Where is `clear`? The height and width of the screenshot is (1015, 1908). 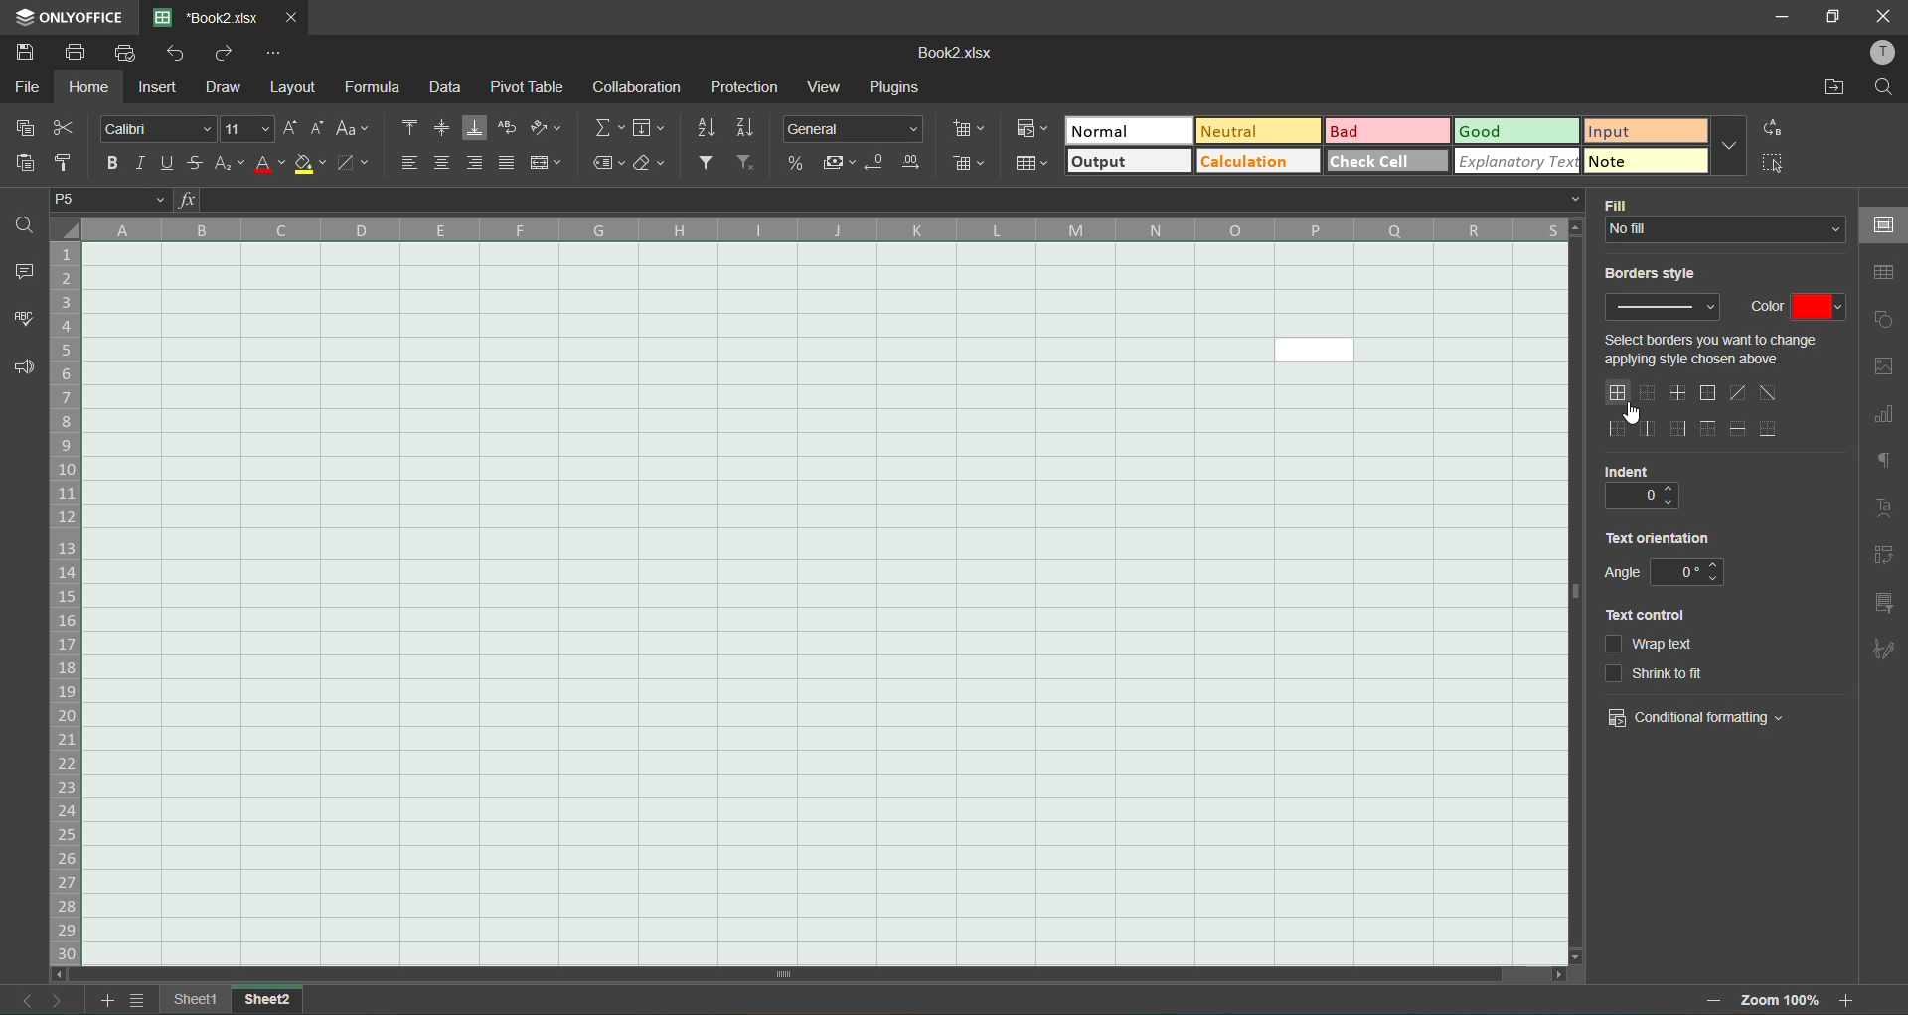 clear is located at coordinates (657, 167).